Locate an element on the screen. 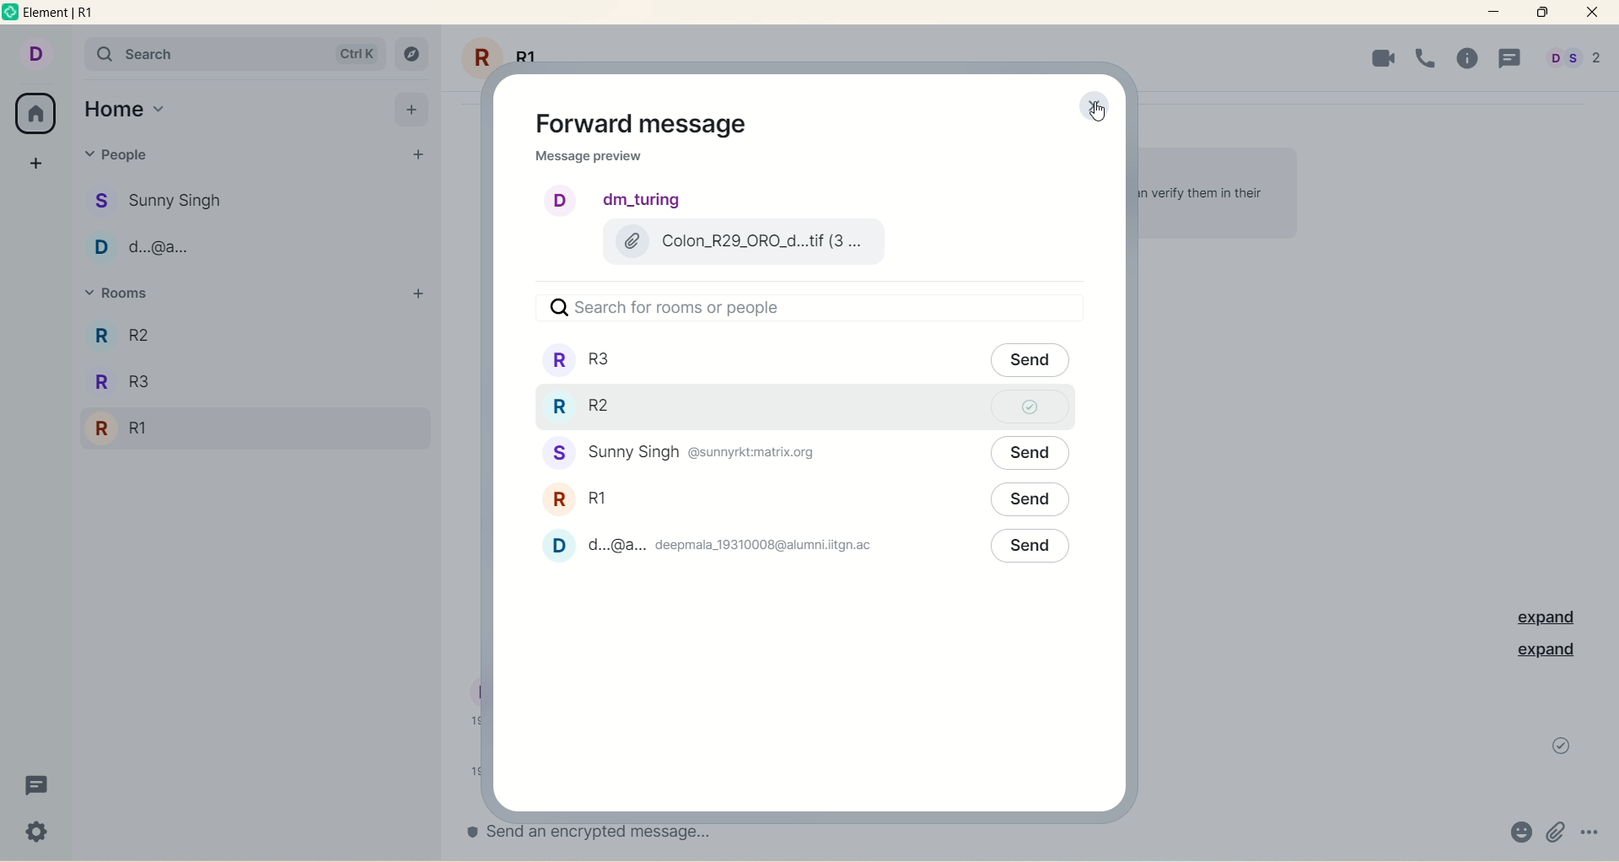 This screenshot has width=1619, height=862. home is located at coordinates (126, 110).